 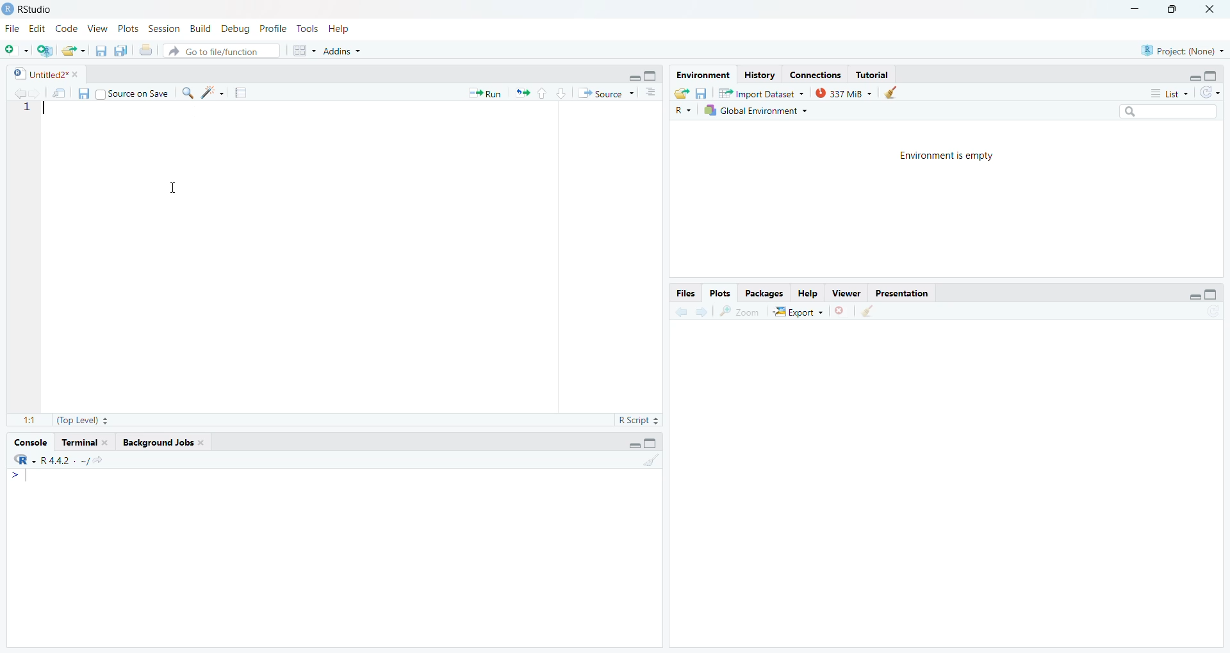 What do you see at coordinates (1212, 92) in the screenshot?
I see `refresh` at bounding box center [1212, 92].